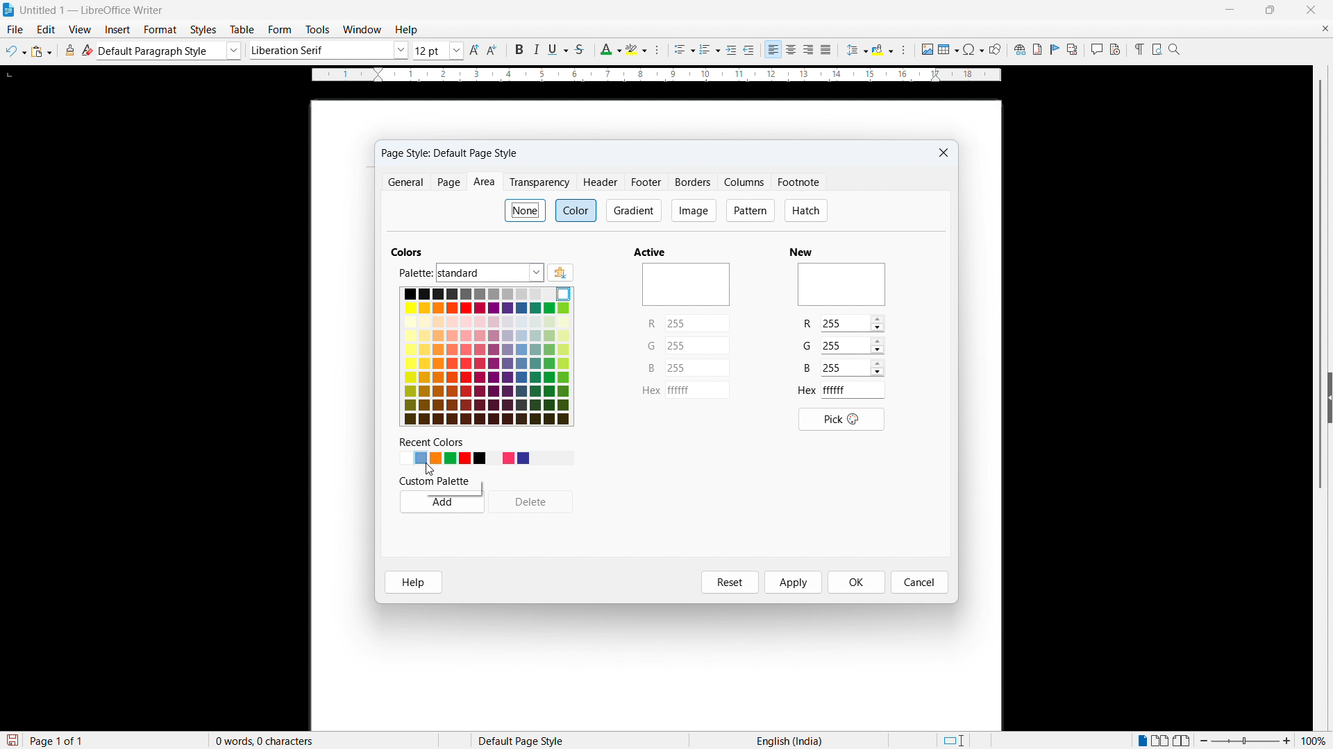  I want to click on Insert footnote , so click(1037, 49).